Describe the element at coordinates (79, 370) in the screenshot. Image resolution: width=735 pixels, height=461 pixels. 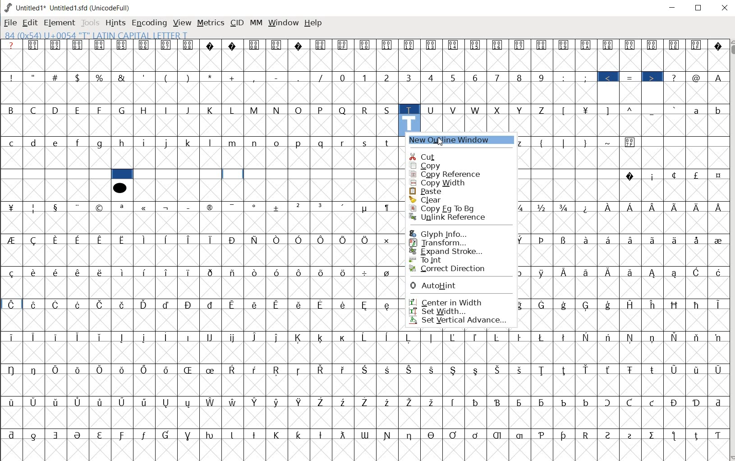
I see `Symbol` at that location.